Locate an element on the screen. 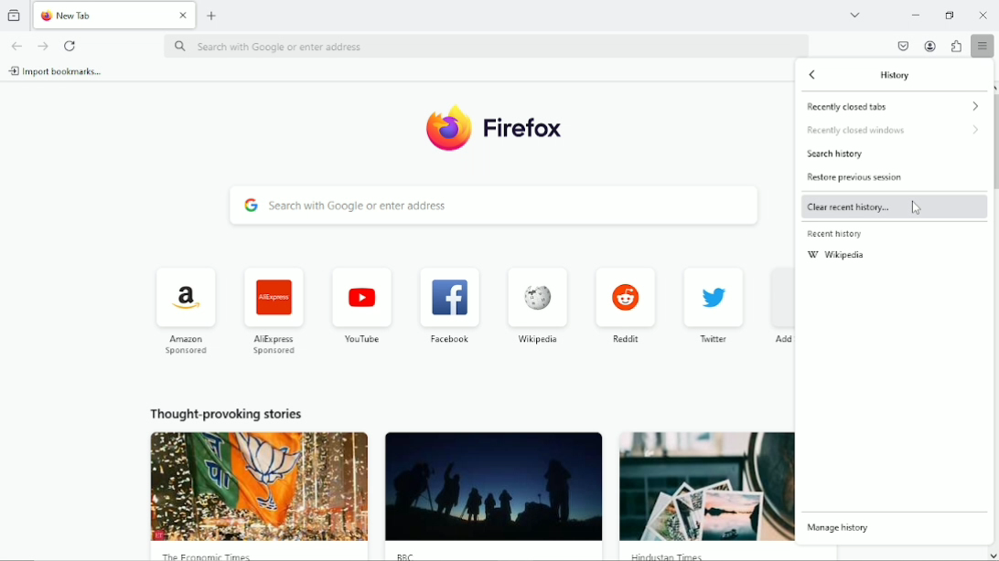  scroll down is located at coordinates (993, 555).